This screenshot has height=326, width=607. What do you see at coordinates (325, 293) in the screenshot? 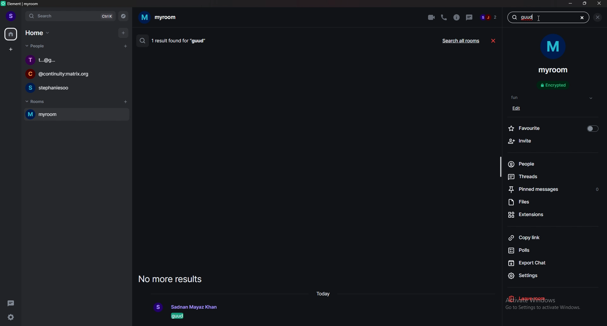
I see `time` at bounding box center [325, 293].